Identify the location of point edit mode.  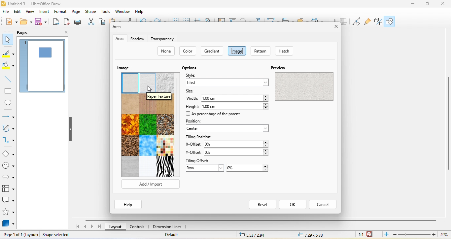
(356, 21).